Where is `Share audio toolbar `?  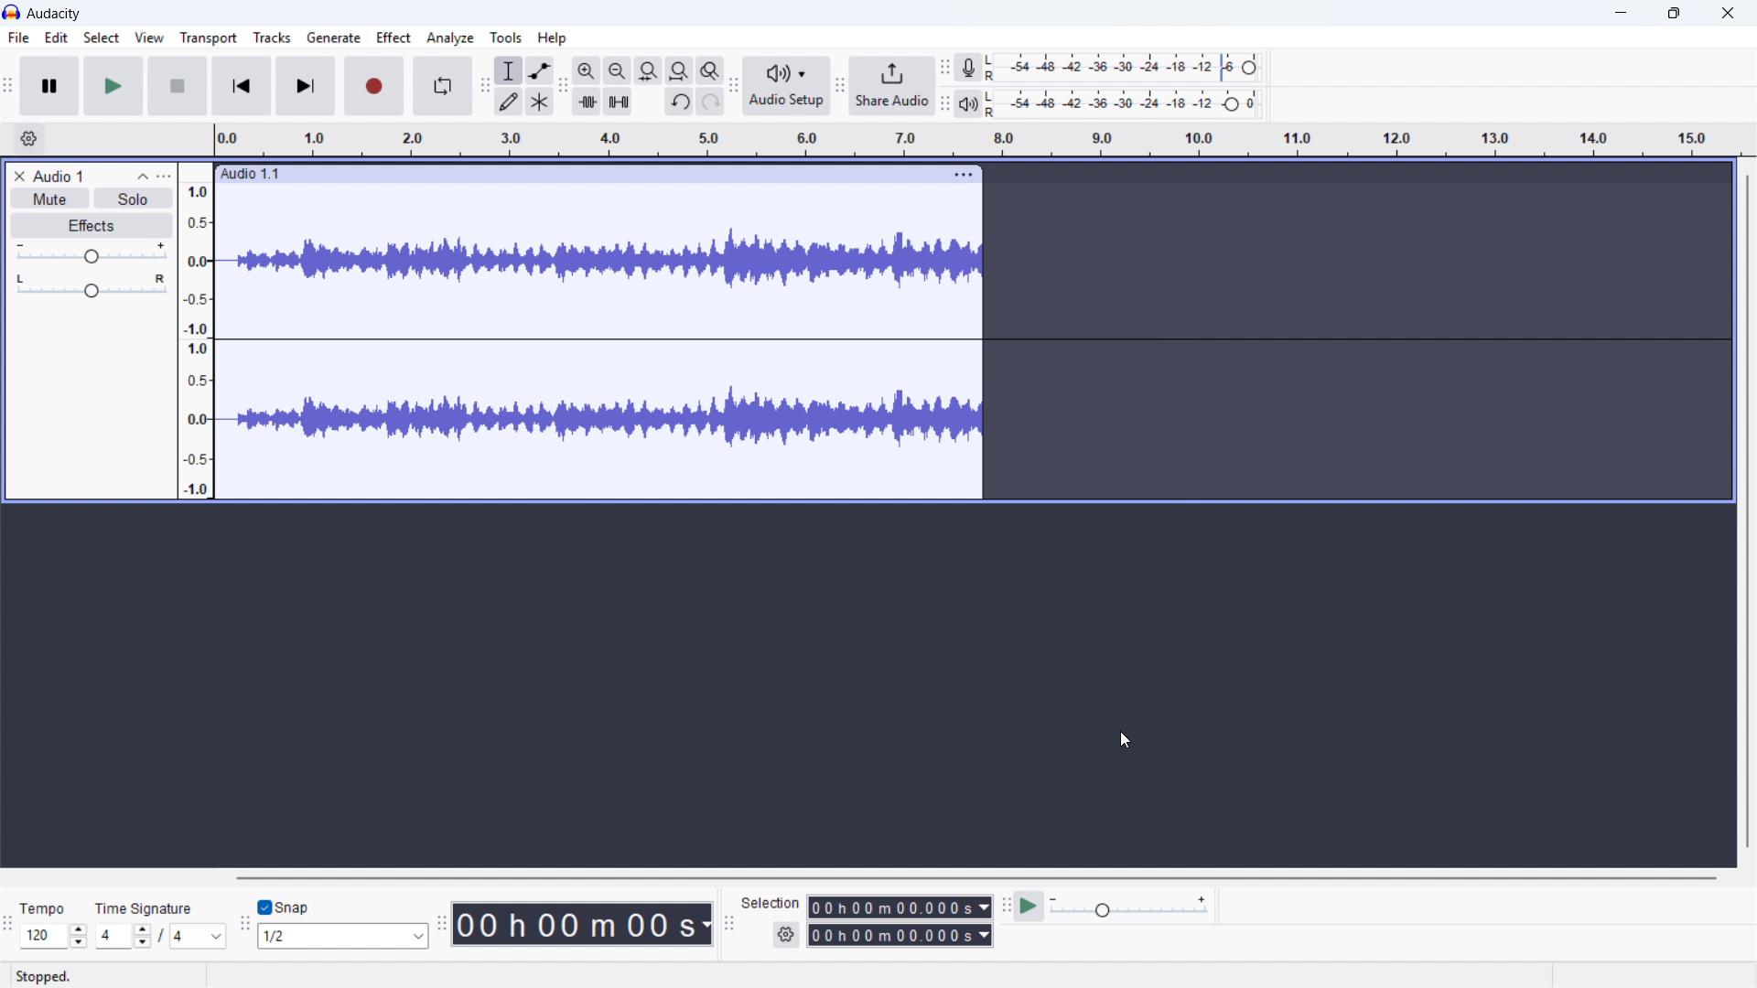 Share audio toolbar  is located at coordinates (840, 85).